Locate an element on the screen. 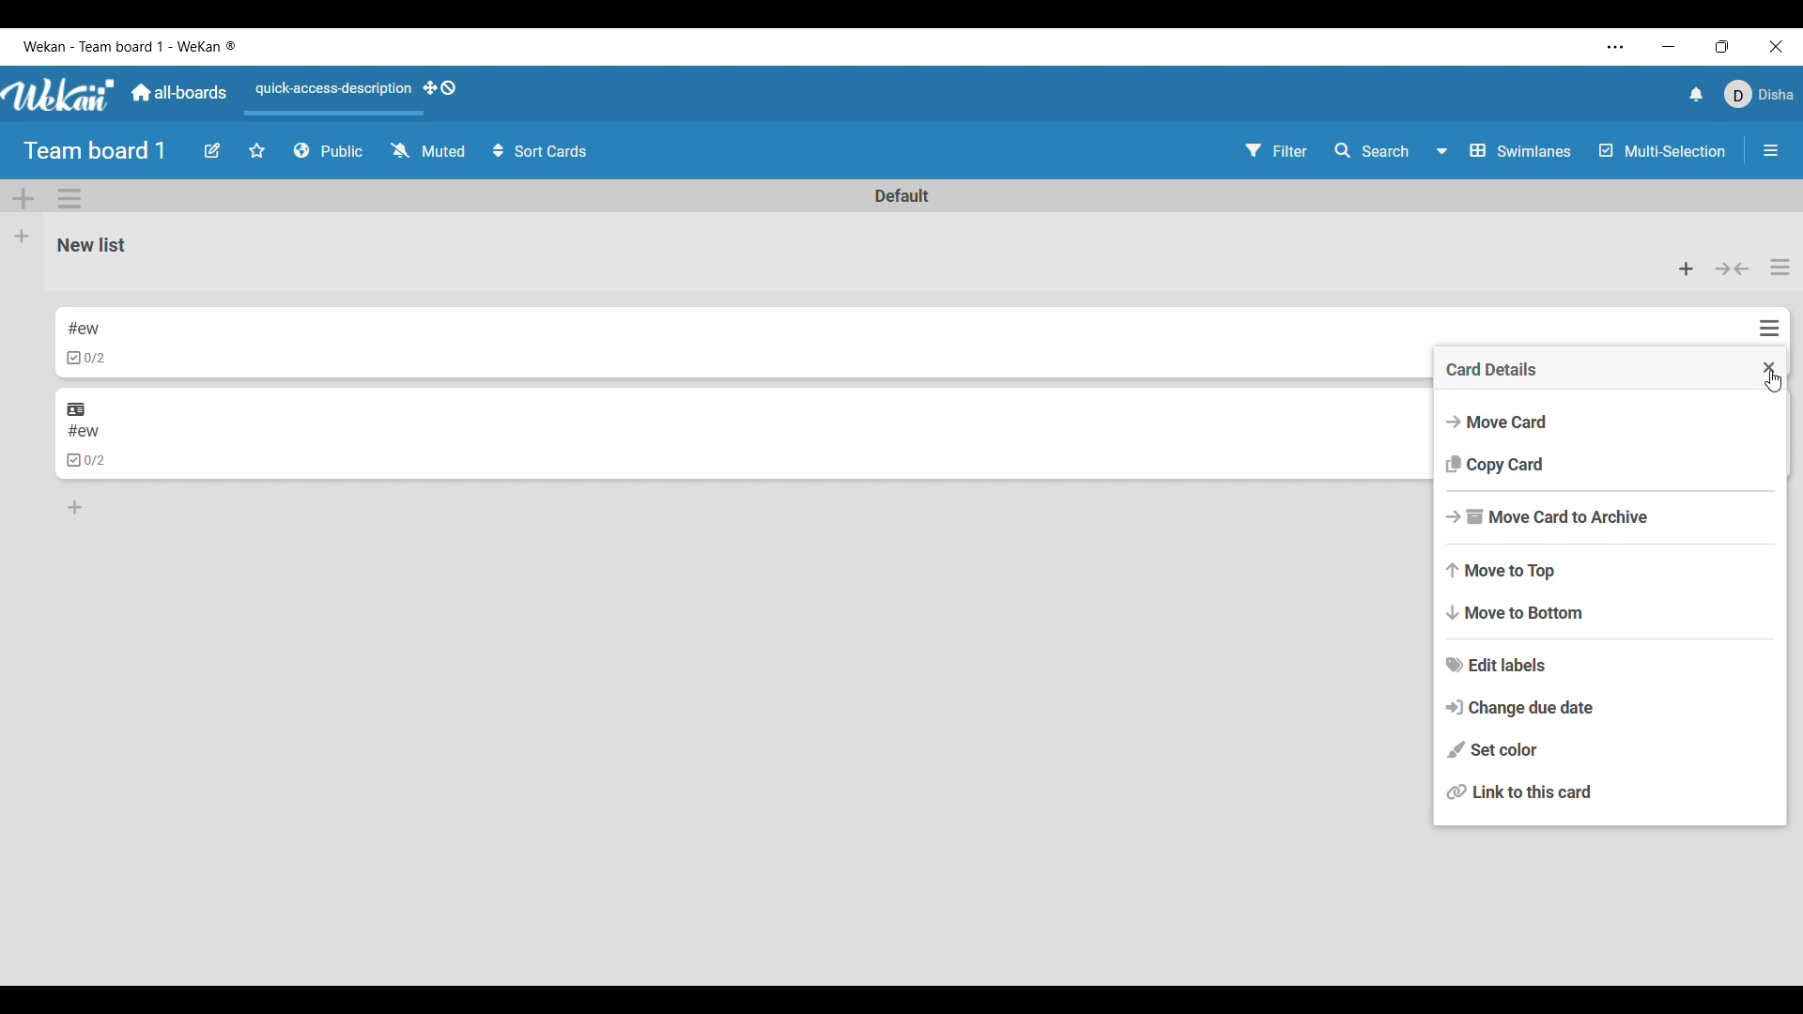  Move to bottom is located at coordinates (1610, 613).